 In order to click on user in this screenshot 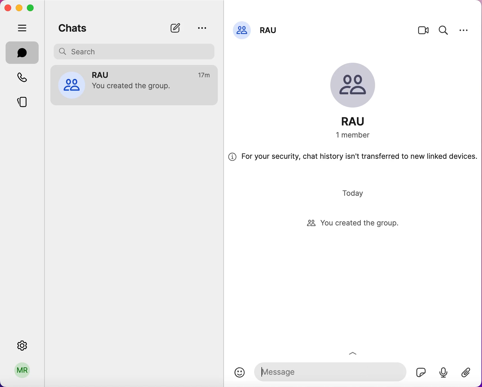, I will do `click(23, 372)`.